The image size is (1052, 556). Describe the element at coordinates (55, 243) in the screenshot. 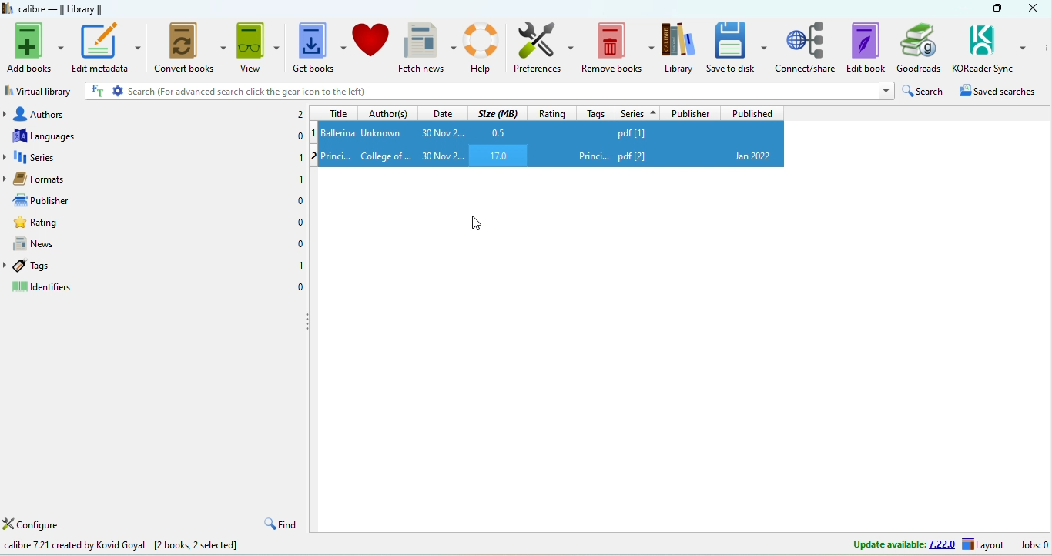

I see `news` at that location.